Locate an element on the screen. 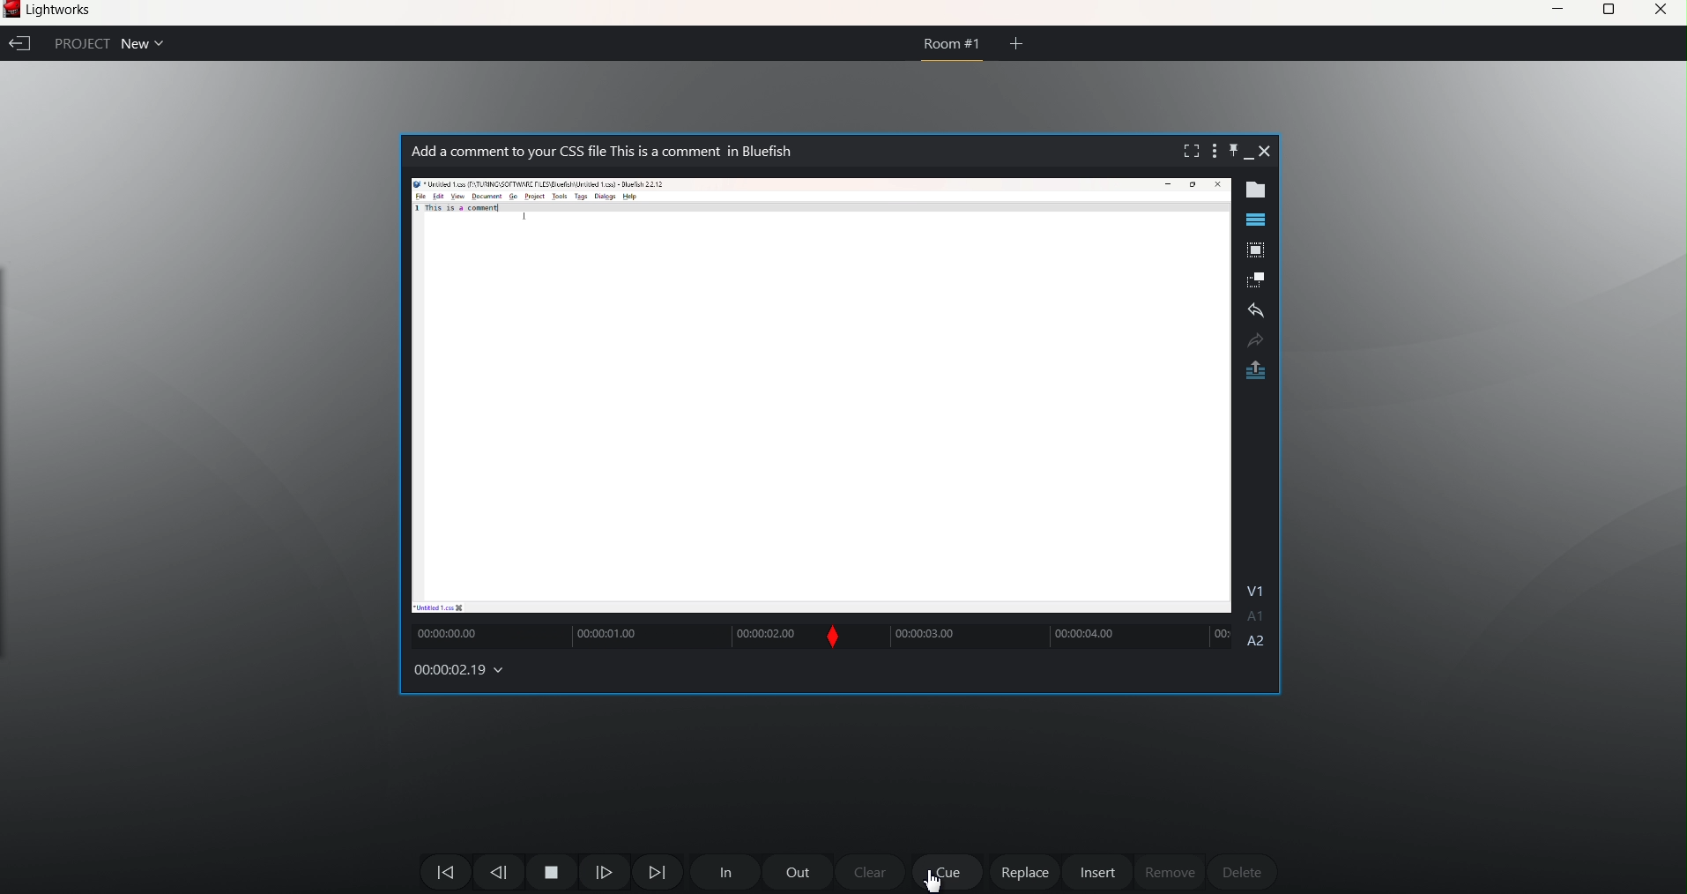  minimize clip is located at coordinates (1249, 160).